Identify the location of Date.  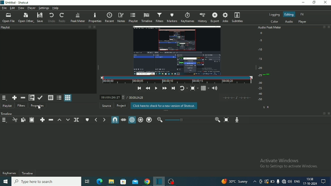
(310, 184).